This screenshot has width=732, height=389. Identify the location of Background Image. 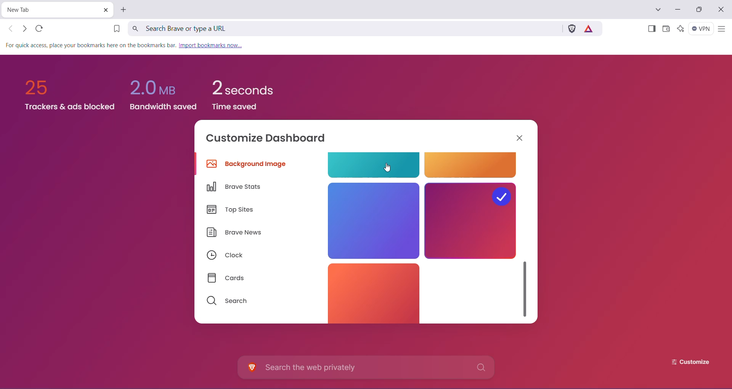
(248, 165).